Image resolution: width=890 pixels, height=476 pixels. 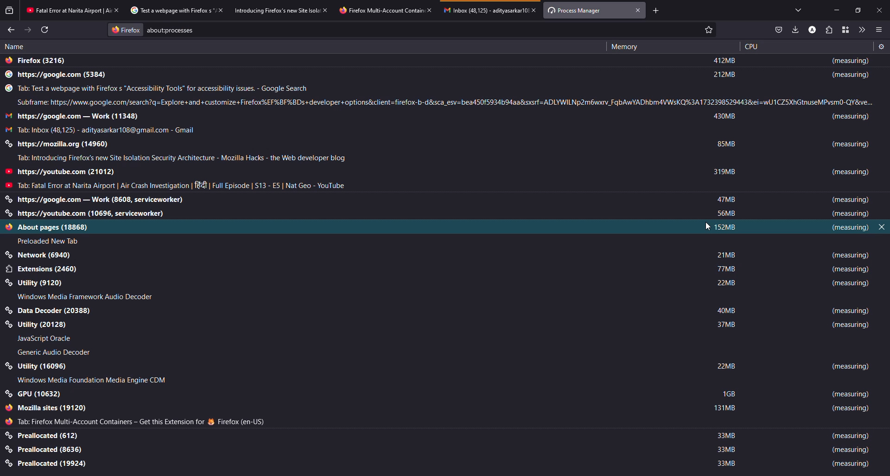 What do you see at coordinates (126, 30) in the screenshot?
I see `firefox` at bounding box center [126, 30].